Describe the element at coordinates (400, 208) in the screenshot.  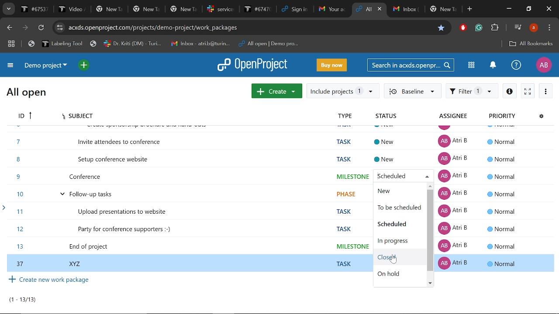
I see `Project status "To be scheduled"` at that location.